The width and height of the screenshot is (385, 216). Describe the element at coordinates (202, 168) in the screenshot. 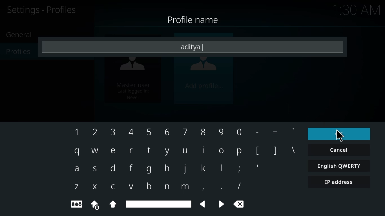

I see `k` at that location.